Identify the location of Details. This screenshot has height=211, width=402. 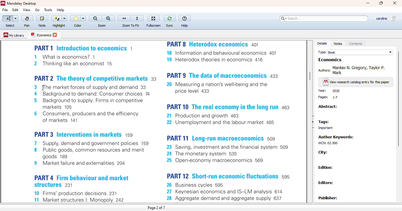
(322, 43).